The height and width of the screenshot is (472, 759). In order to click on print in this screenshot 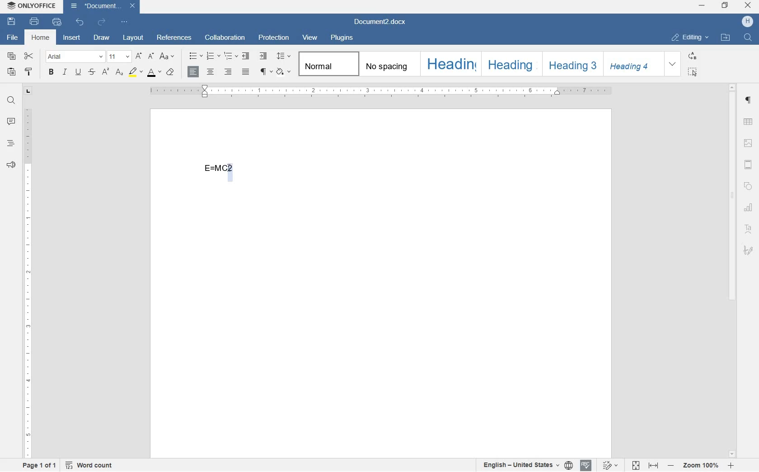, I will do `click(34, 22)`.